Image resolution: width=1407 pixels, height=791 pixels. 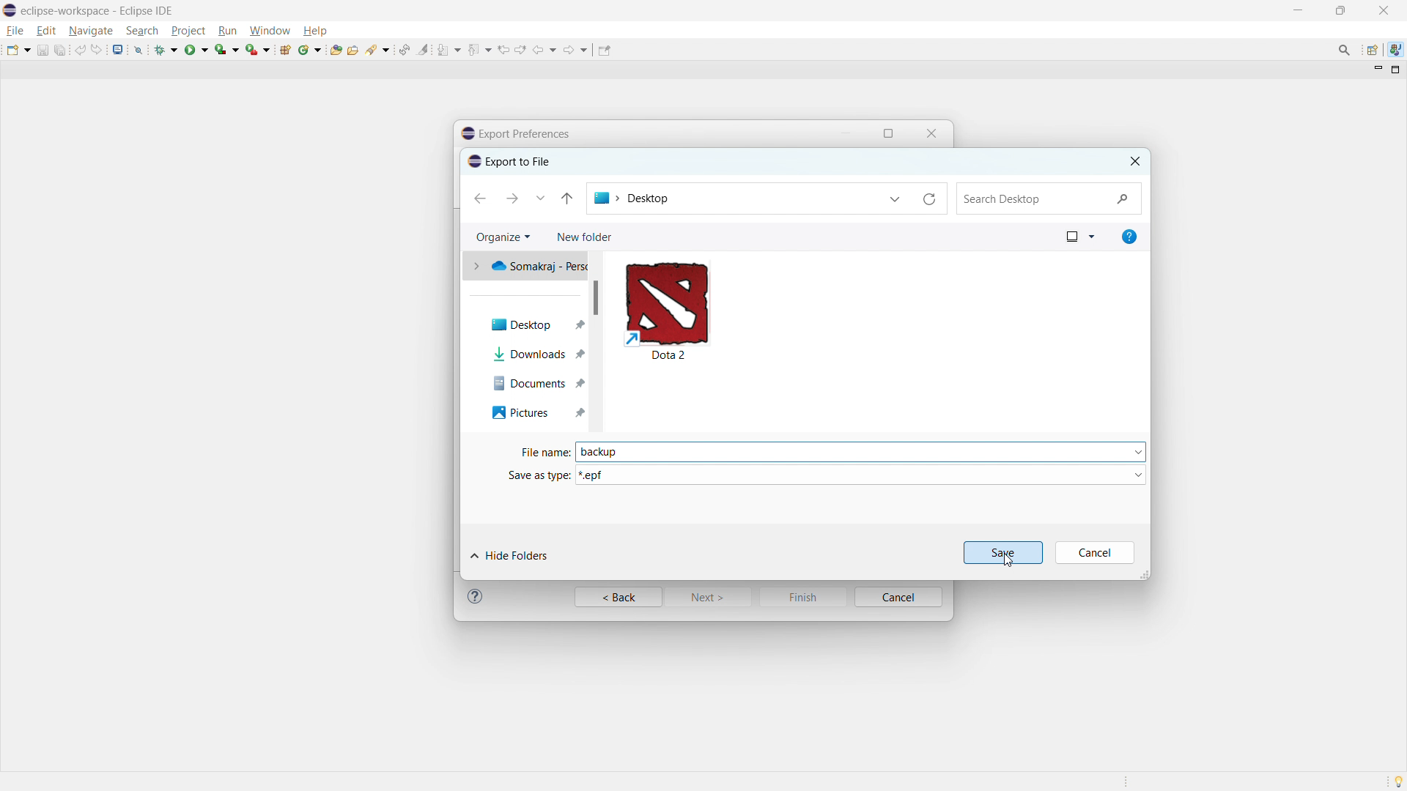 What do you see at coordinates (900, 597) in the screenshot?
I see `Cancel` at bounding box center [900, 597].